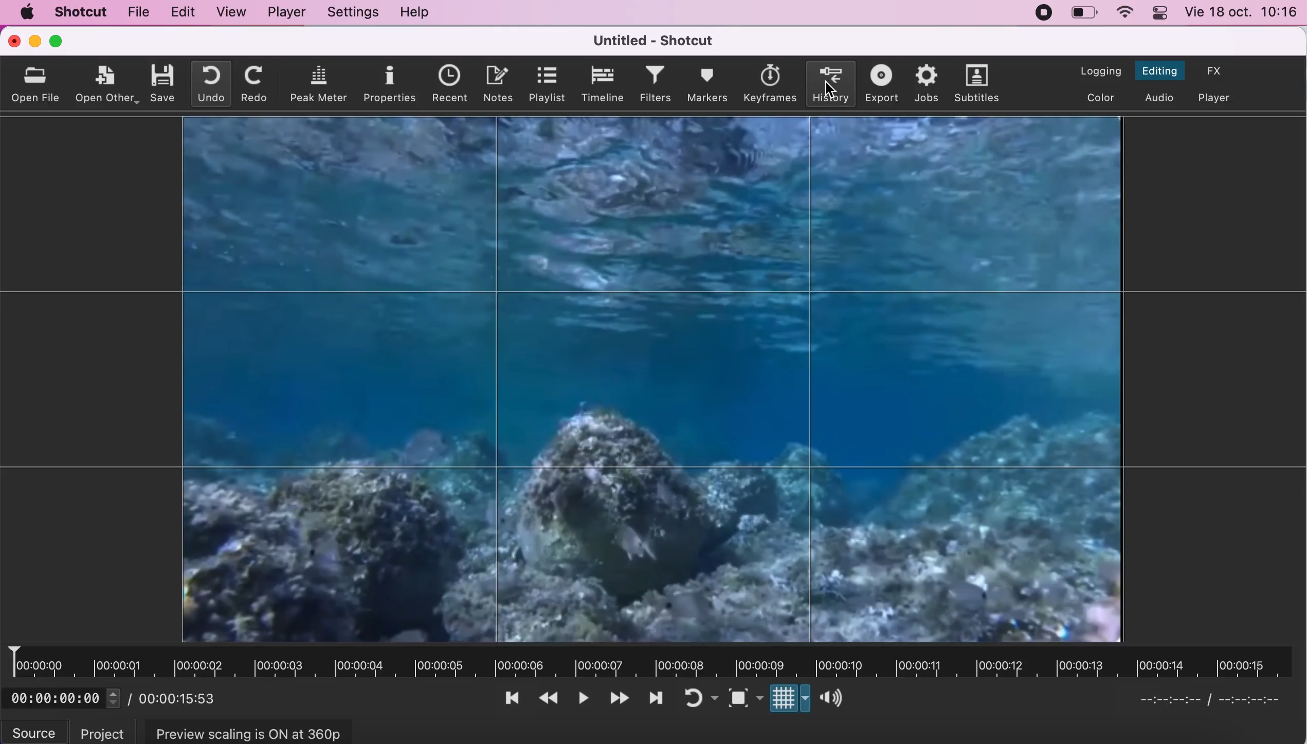 The width and height of the screenshot is (1307, 744). Describe the element at coordinates (62, 42) in the screenshot. I see `maximize` at that location.